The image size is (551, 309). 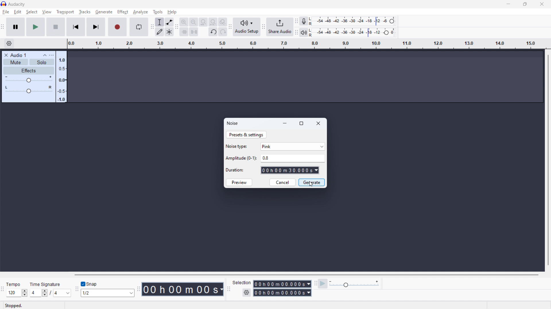 I want to click on generate noise dialogbox, so click(x=233, y=123).